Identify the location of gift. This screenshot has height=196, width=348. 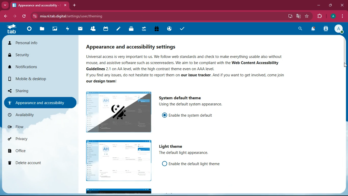
(155, 29).